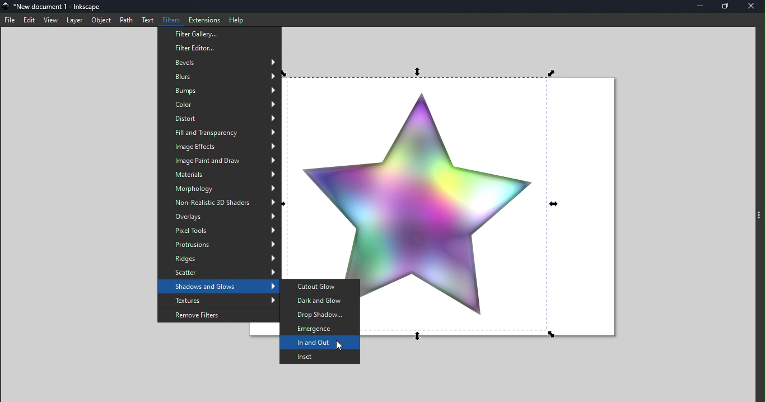 This screenshot has height=402, width=765. I want to click on Filter editor, so click(219, 49).